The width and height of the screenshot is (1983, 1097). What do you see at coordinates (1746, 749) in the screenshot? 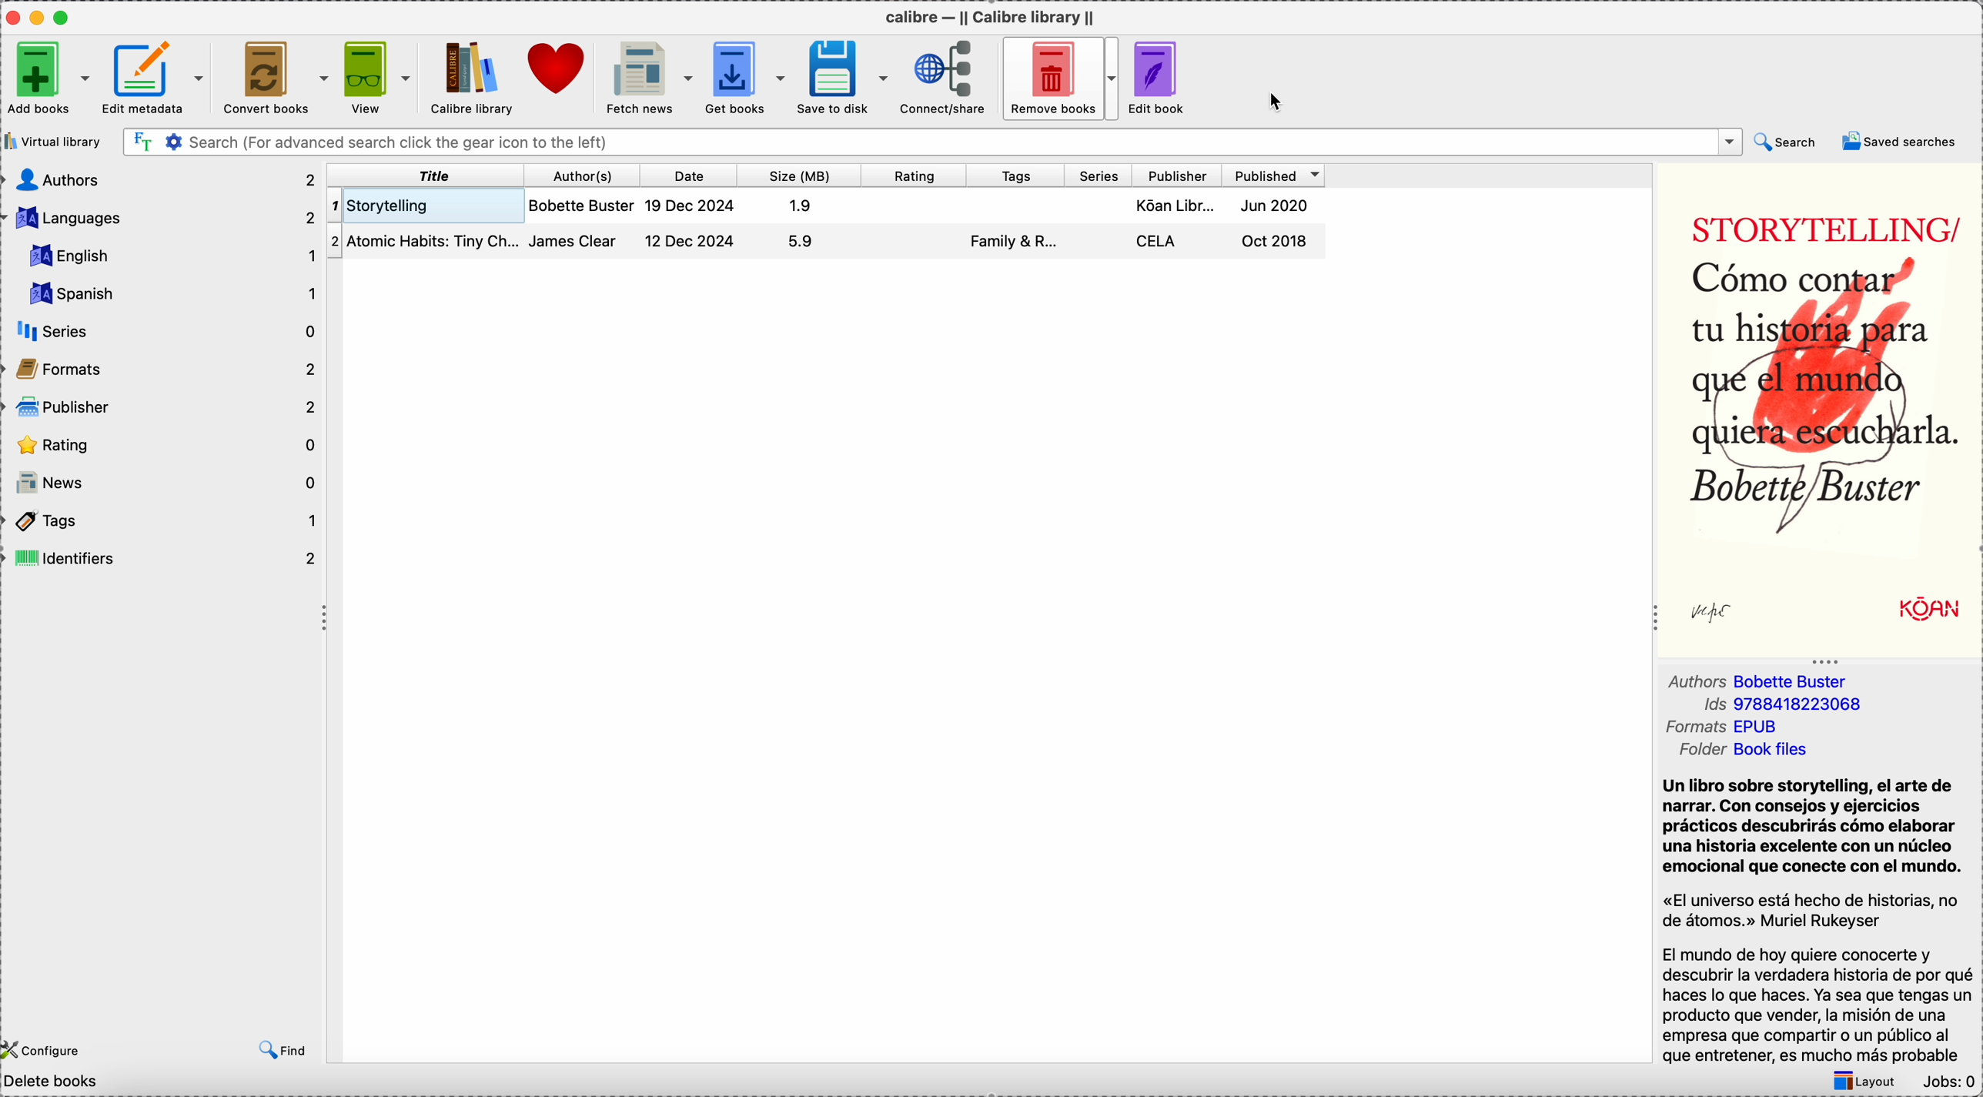
I see `folder book files` at bounding box center [1746, 749].